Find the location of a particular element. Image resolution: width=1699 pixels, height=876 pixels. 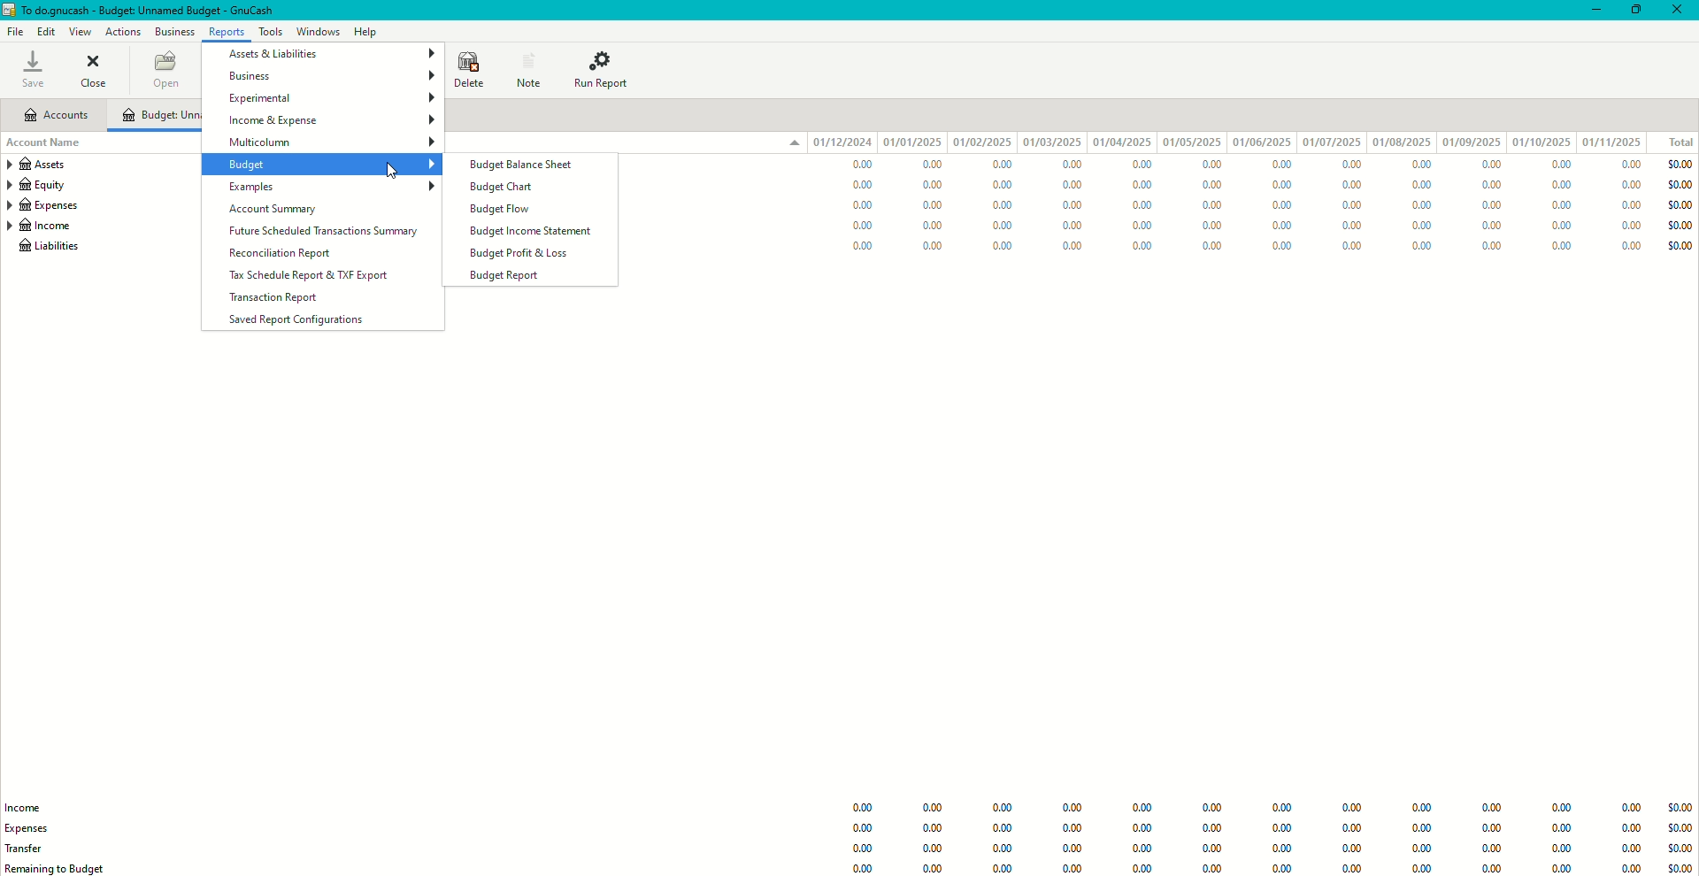

0.00 is located at coordinates (1212, 166).